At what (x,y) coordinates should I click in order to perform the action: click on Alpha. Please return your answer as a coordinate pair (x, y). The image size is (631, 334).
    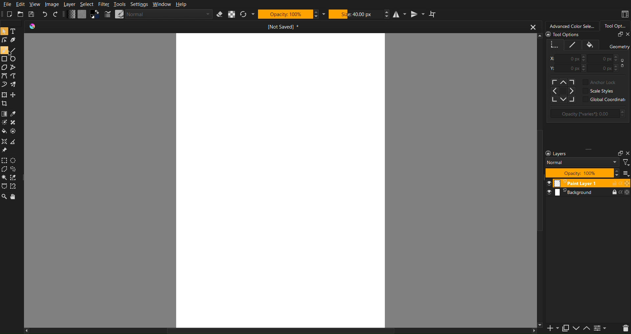
    Looking at the image, I should click on (232, 14).